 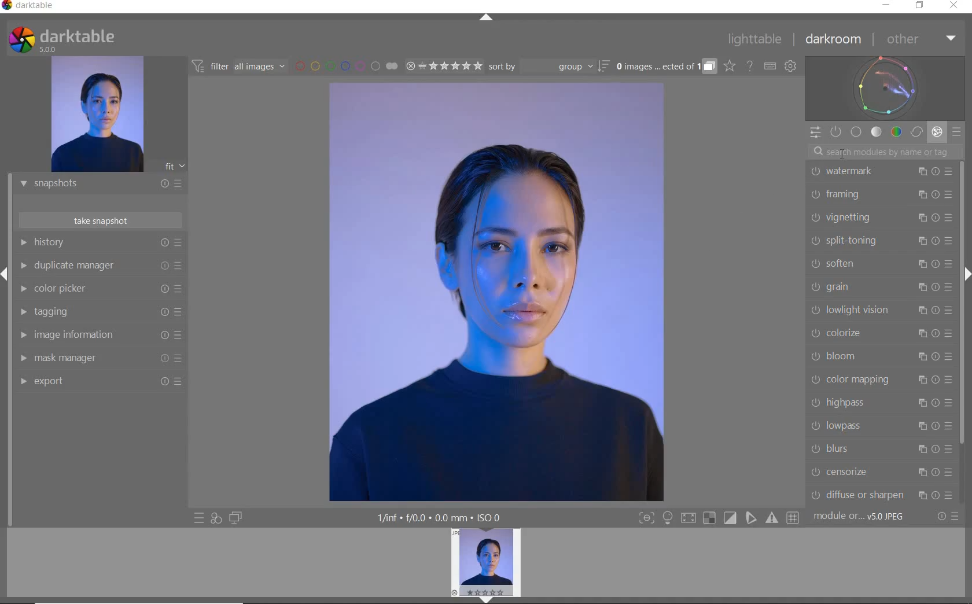 What do you see at coordinates (880, 240) in the screenshot?
I see `SPLIT-TONING` at bounding box center [880, 240].